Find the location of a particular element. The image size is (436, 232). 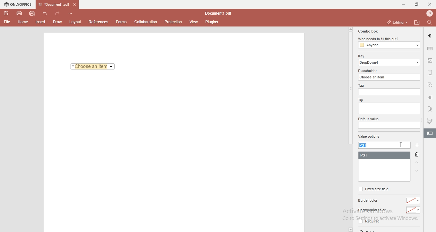

tag is located at coordinates (360, 86).